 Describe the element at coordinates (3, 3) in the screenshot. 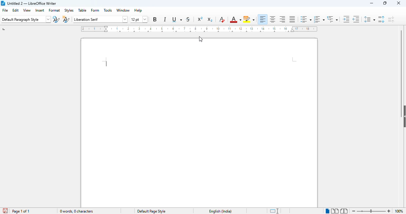

I see `logo` at that location.